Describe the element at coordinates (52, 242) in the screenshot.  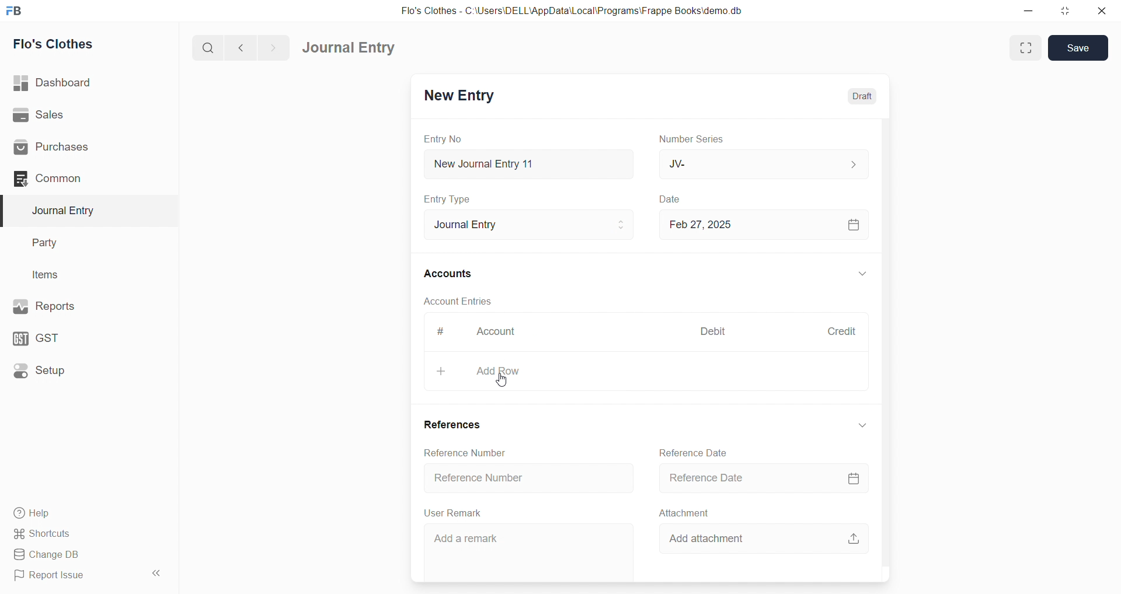
I see `Party` at that location.